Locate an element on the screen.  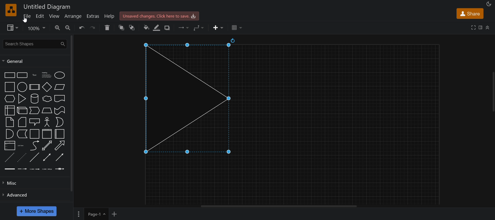
callout is located at coordinates (36, 122).